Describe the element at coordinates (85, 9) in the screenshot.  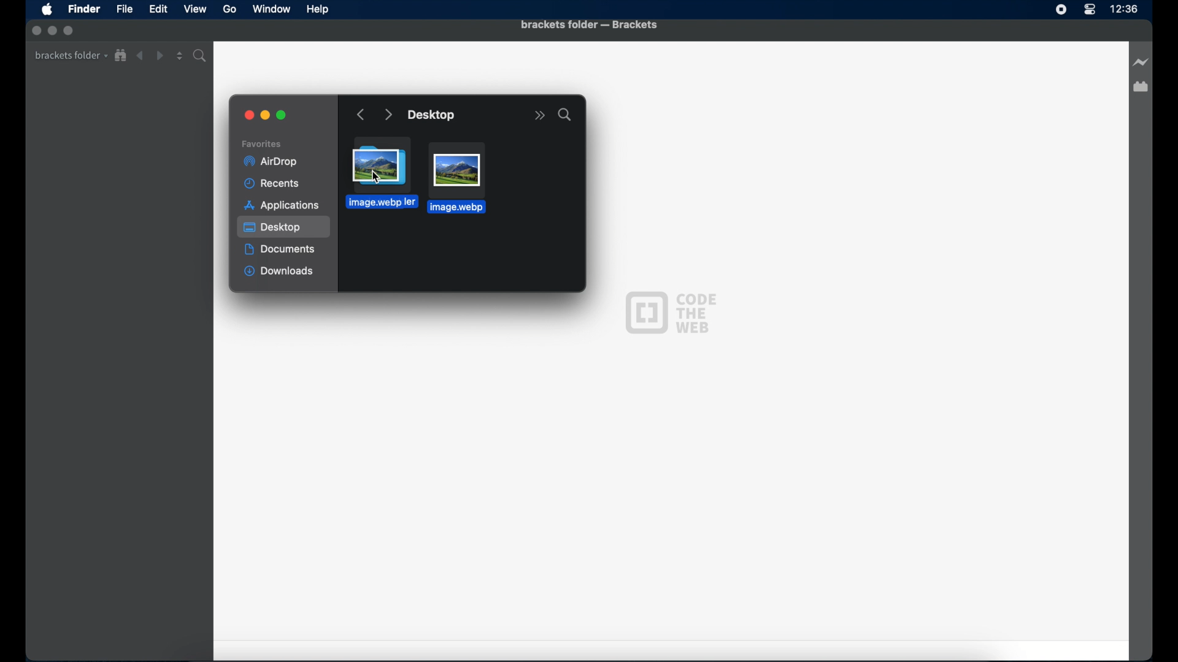
I see `Finder` at that location.